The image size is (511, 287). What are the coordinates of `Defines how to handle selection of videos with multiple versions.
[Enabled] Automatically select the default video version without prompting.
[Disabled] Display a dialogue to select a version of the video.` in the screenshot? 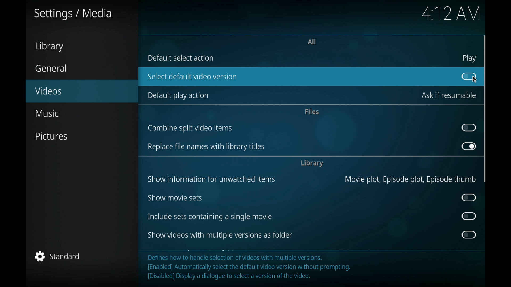 It's located at (251, 268).